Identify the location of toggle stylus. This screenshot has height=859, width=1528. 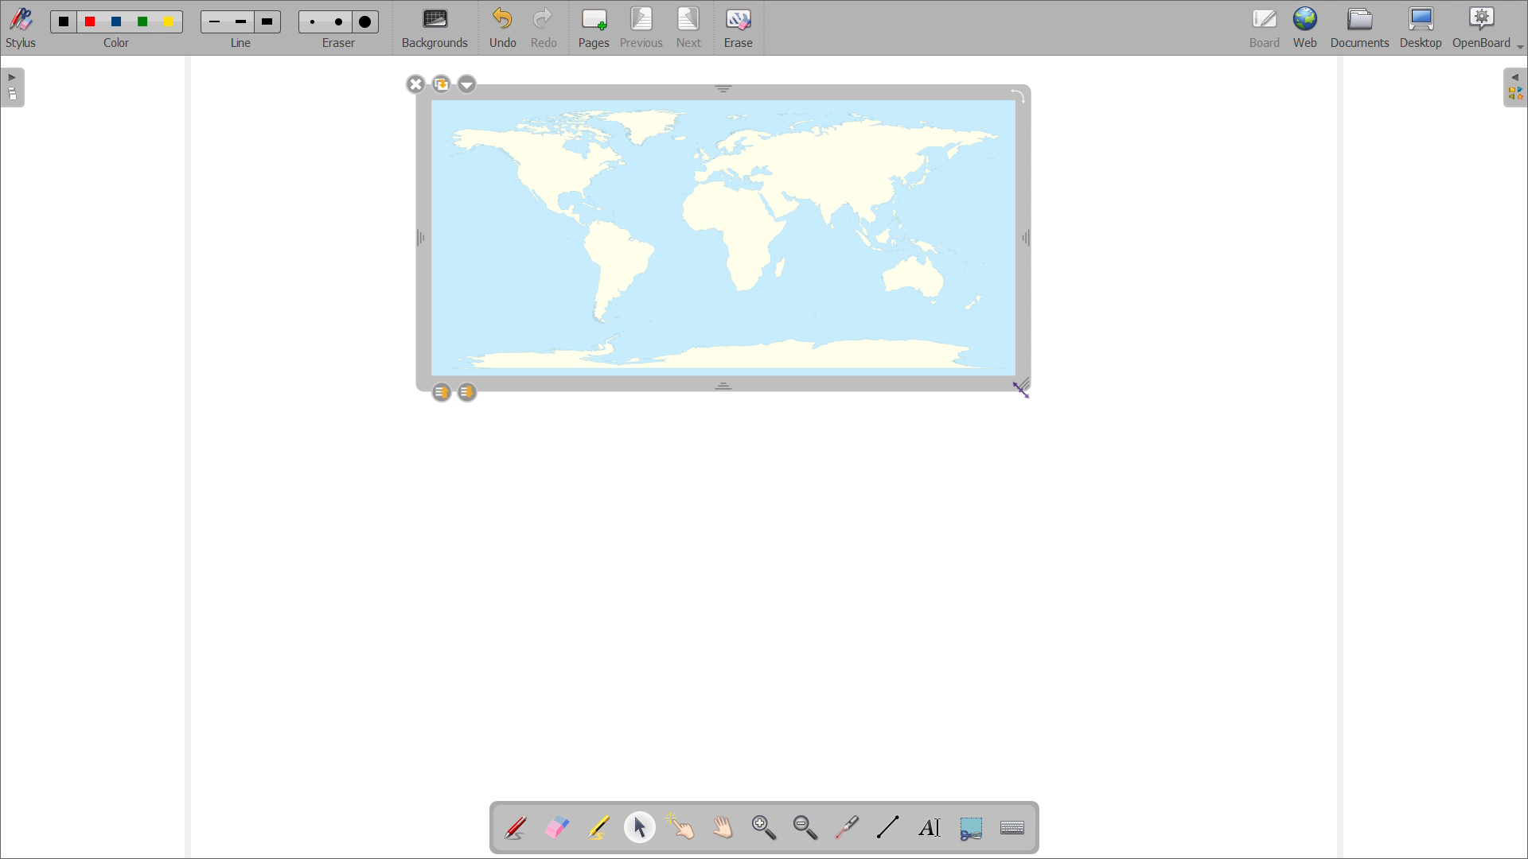
(21, 28).